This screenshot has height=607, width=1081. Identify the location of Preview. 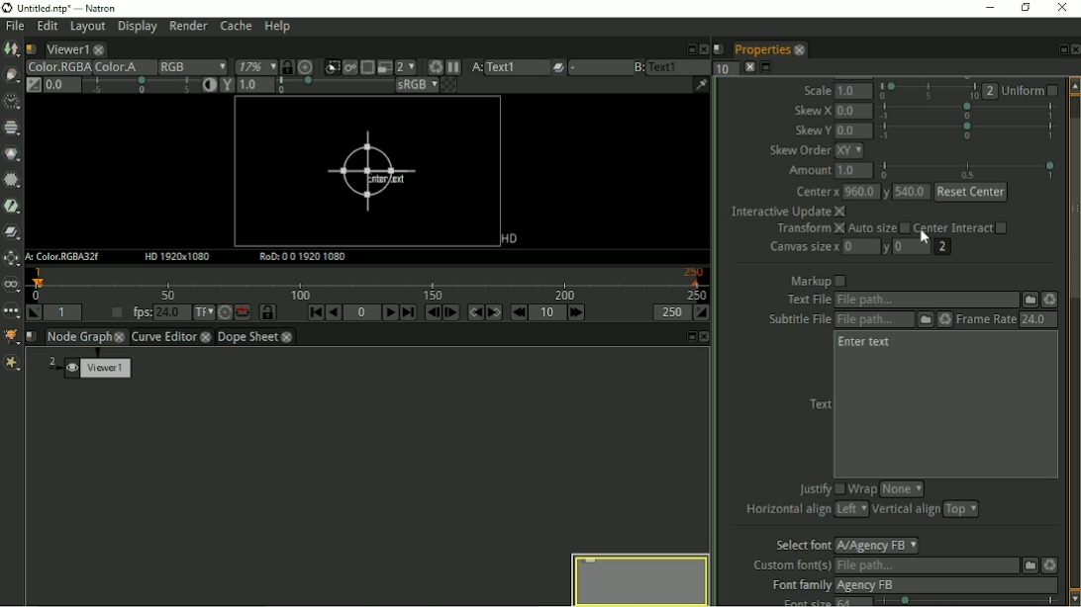
(638, 577).